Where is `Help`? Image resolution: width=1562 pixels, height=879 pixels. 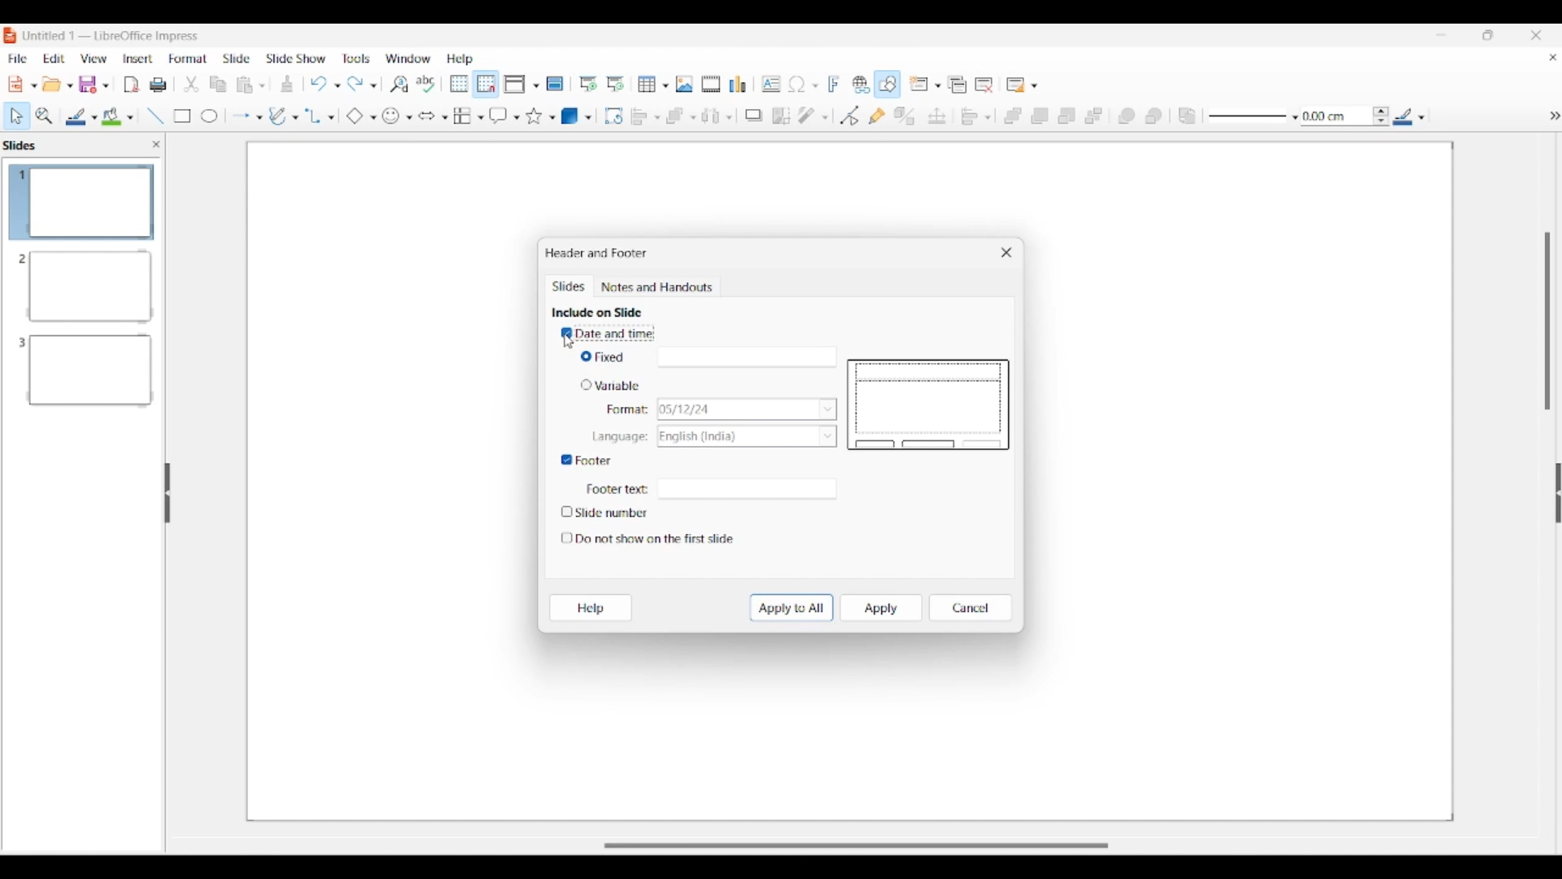
Help is located at coordinates (591, 608).